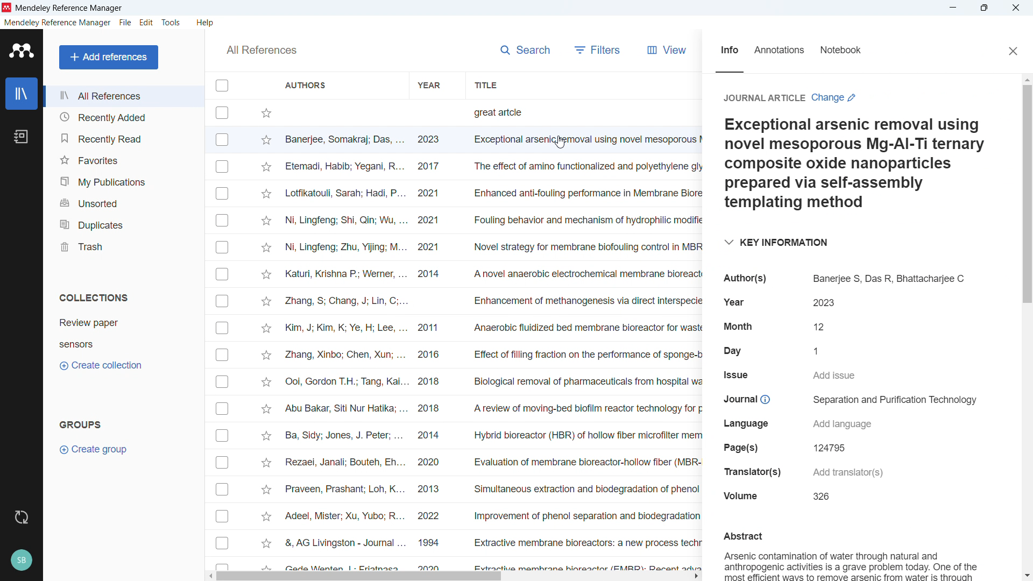 This screenshot has height=581, width=1033. What do you see at coordinates (729, 51) in the screenshot?
I see `Info ` at bounding box center [729, 51].